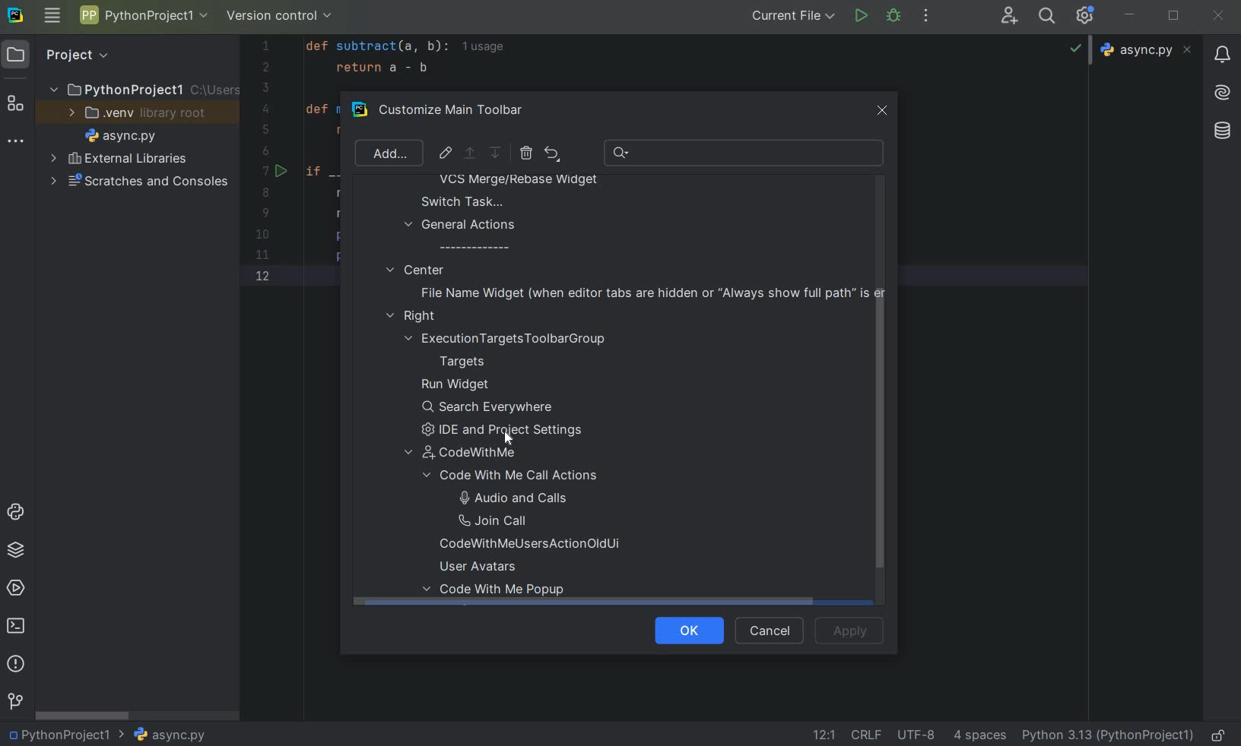 Image resolution: width=1241 pixels, height=746 pixels. I want to click on PROJECT NAME, so click(66, 733).